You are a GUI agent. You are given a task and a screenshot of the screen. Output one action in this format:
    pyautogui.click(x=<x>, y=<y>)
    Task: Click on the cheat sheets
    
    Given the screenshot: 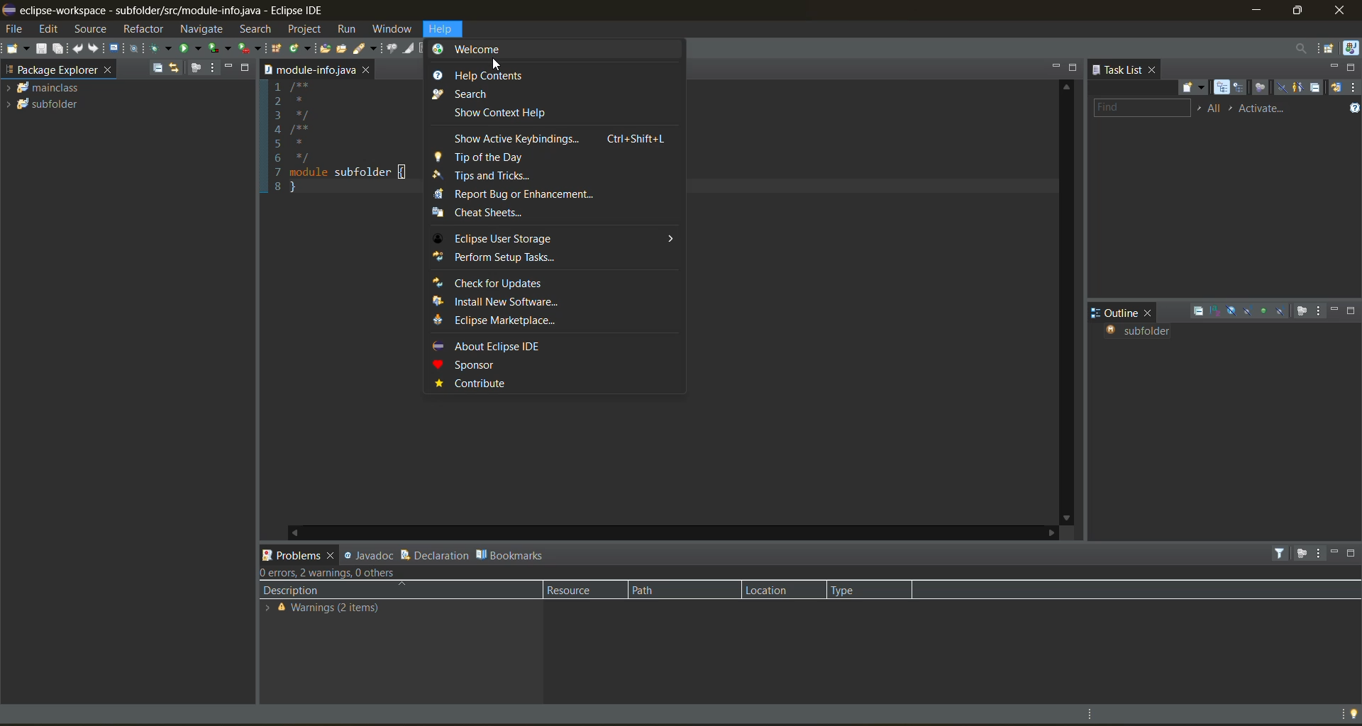 What is the action you would take?
    pyautogui.click(x=514, y=214)
    